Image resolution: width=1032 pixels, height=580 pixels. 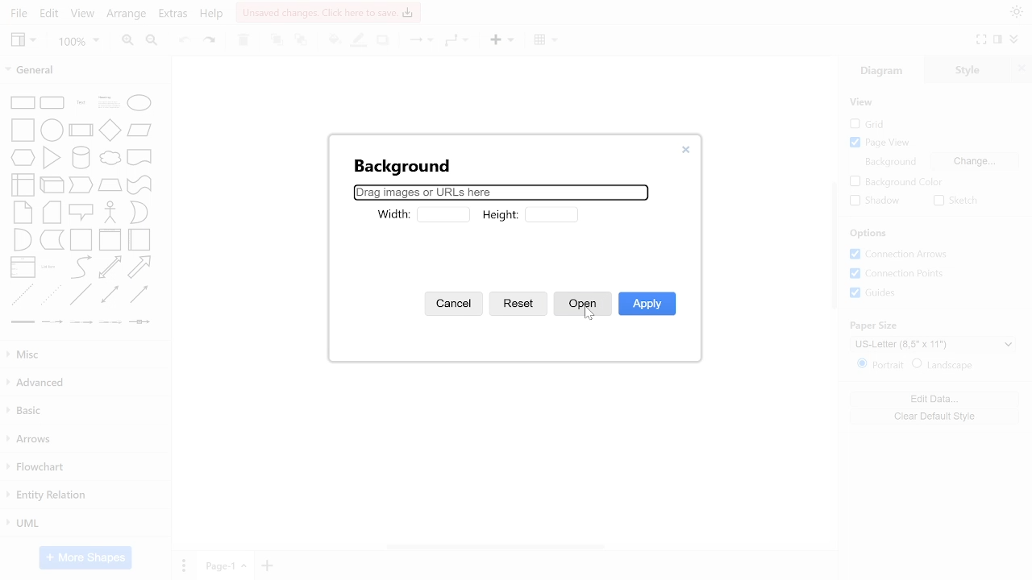 I want to click on redo, so click(x=211, y=40).